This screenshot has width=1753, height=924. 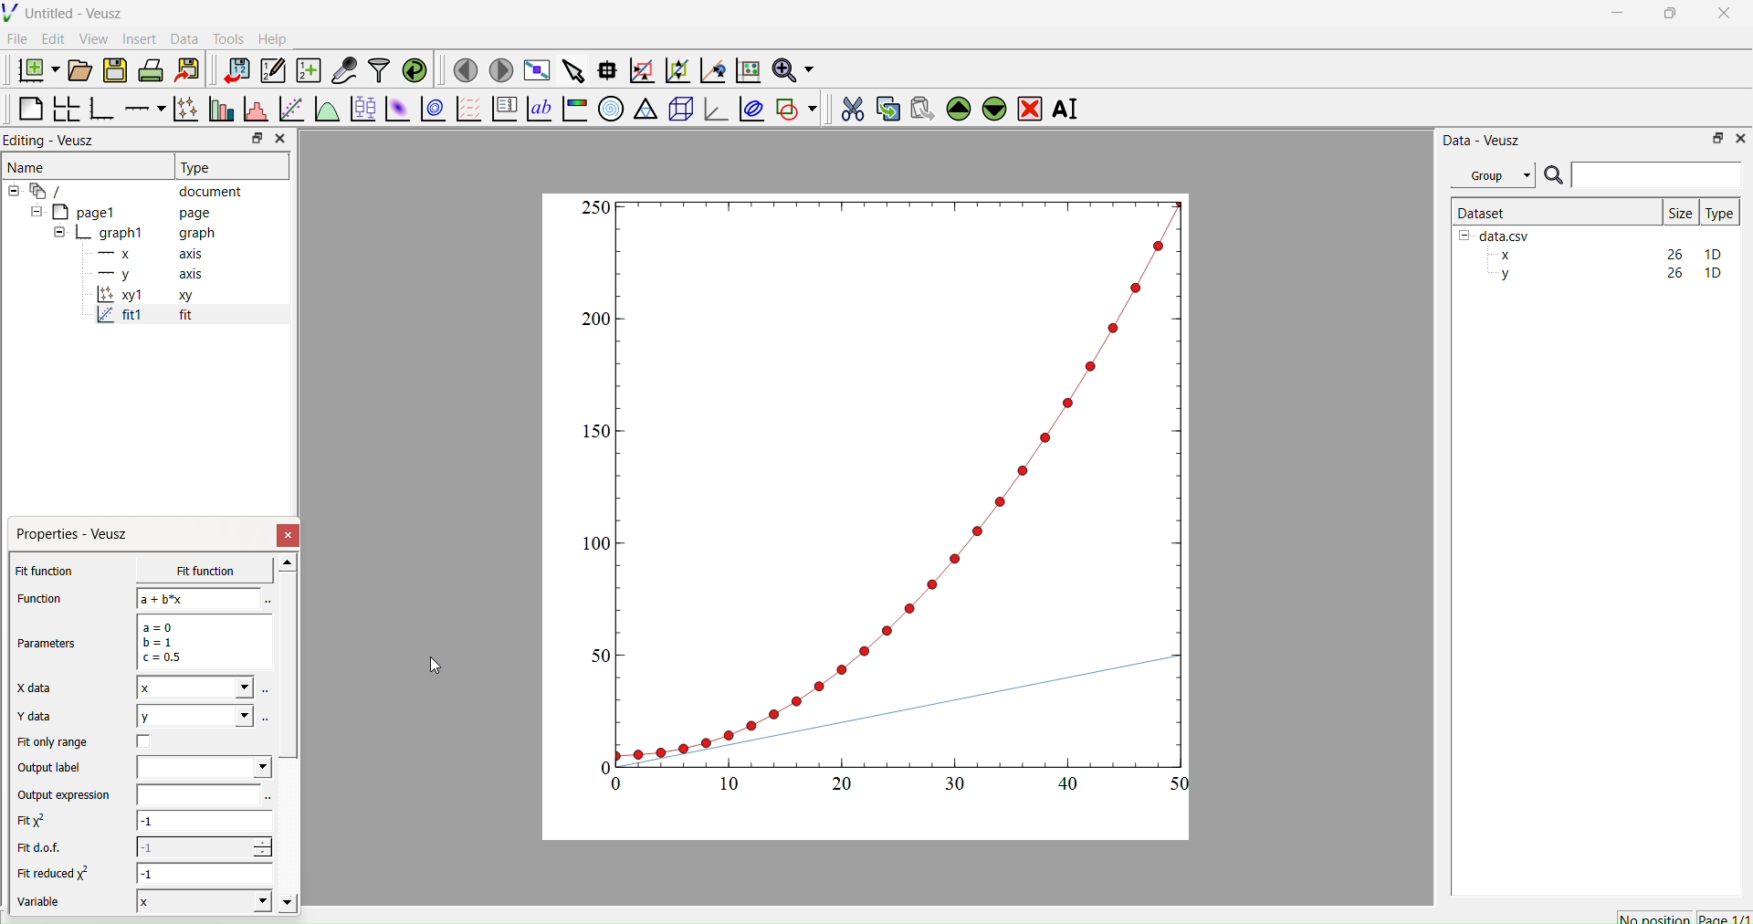 I want to click on Type, so click(x=198, y=167).